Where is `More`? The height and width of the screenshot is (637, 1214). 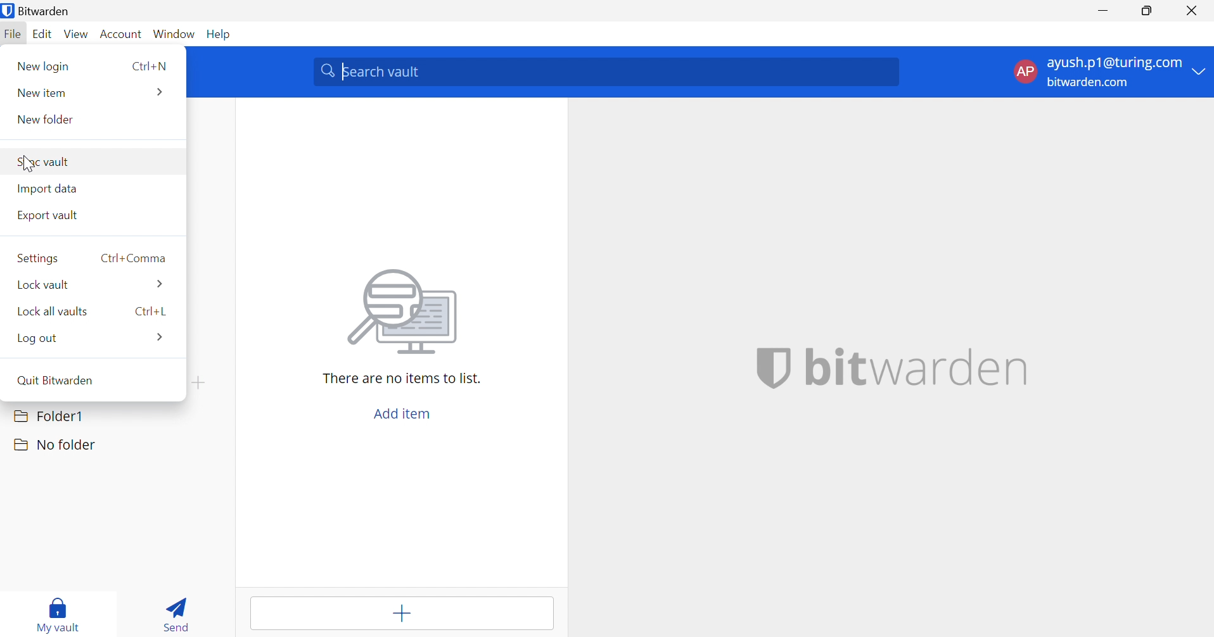 More is located at coordinates (159, 92).